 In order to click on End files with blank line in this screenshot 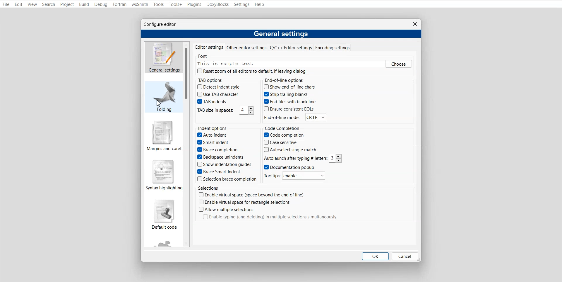, I will do `click(288, 102)`.